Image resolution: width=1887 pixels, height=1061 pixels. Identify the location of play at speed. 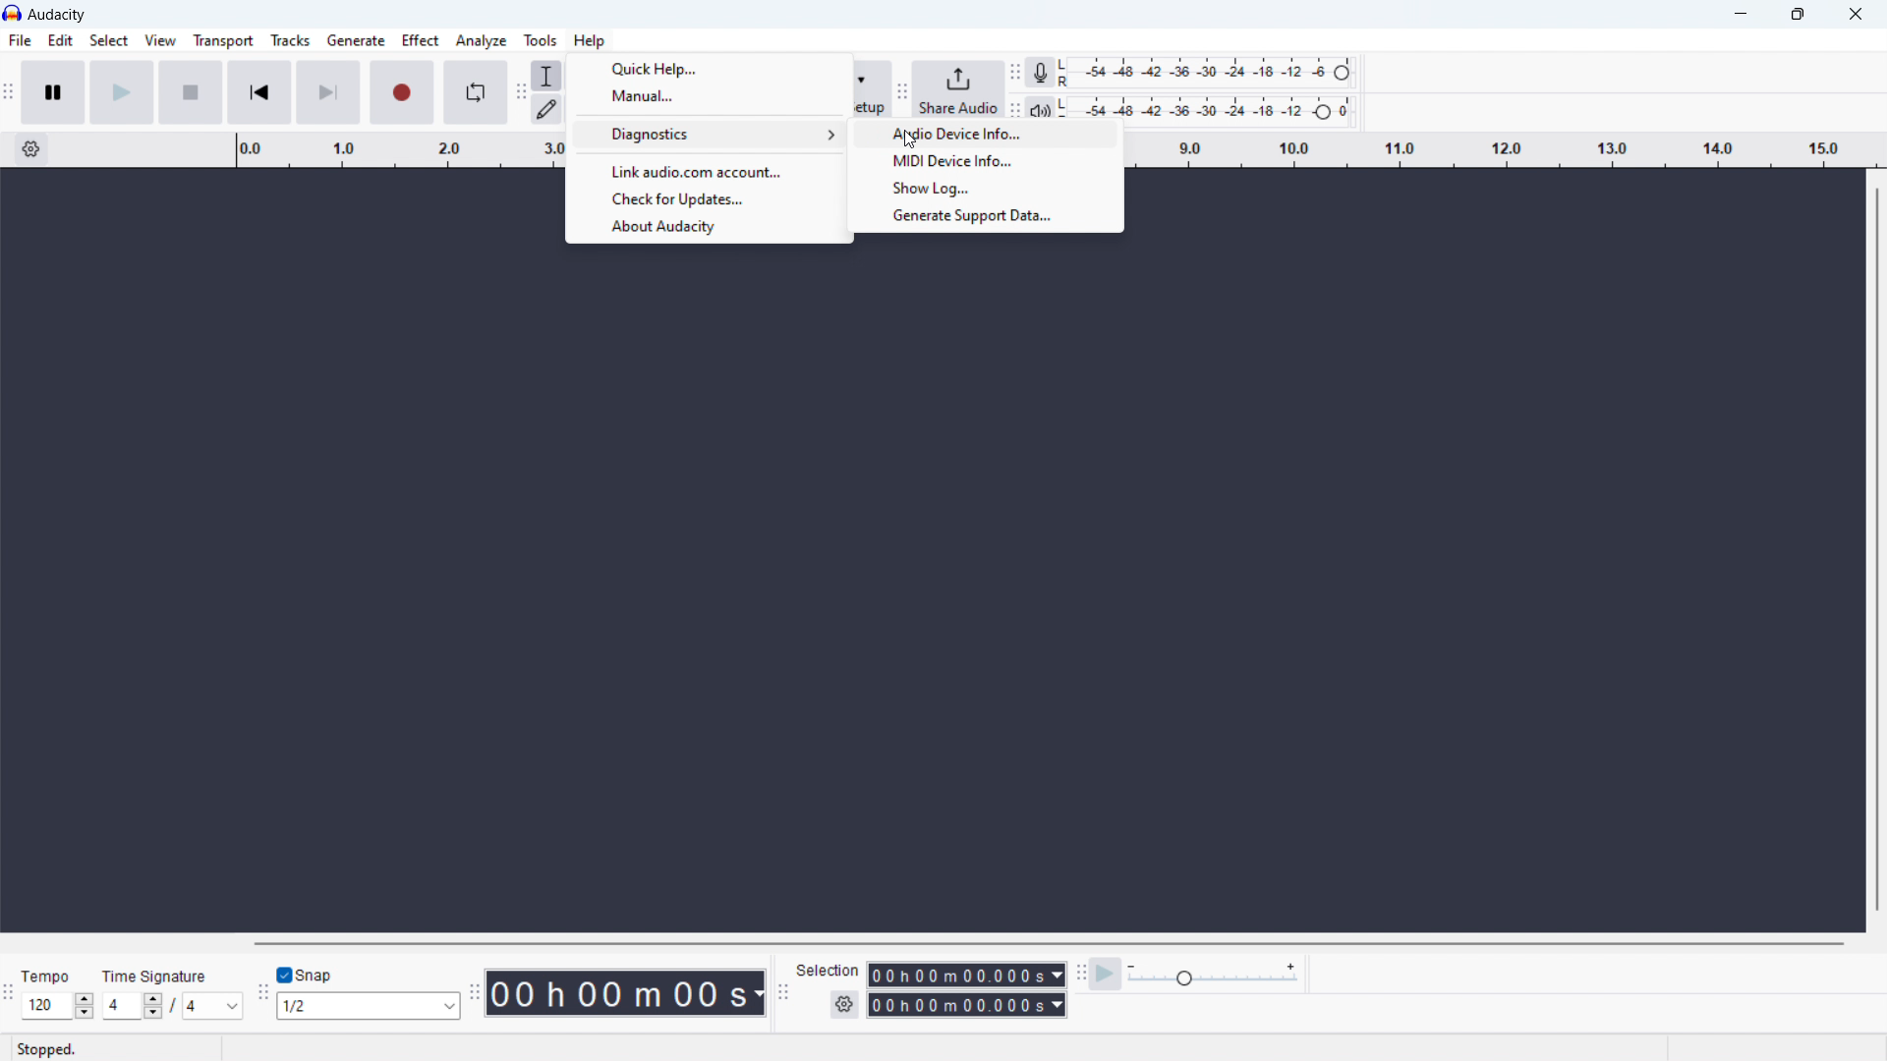
(1107, 974).